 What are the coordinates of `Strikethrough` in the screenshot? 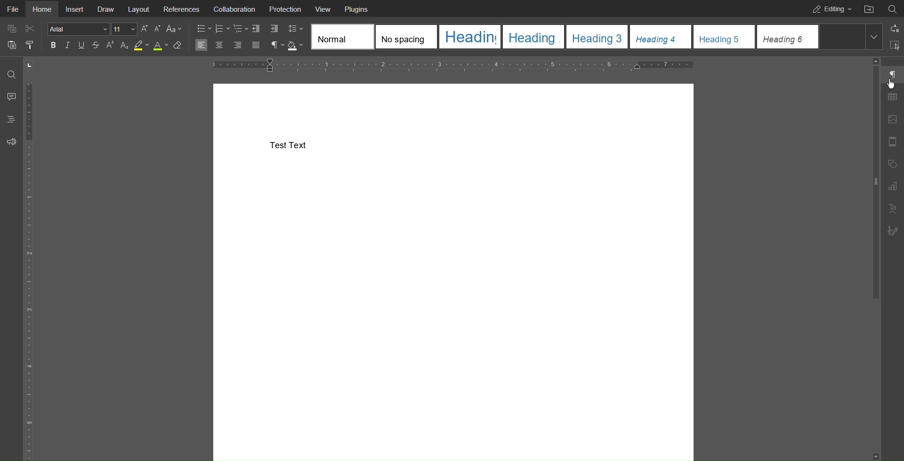 It's located at (95, 46).